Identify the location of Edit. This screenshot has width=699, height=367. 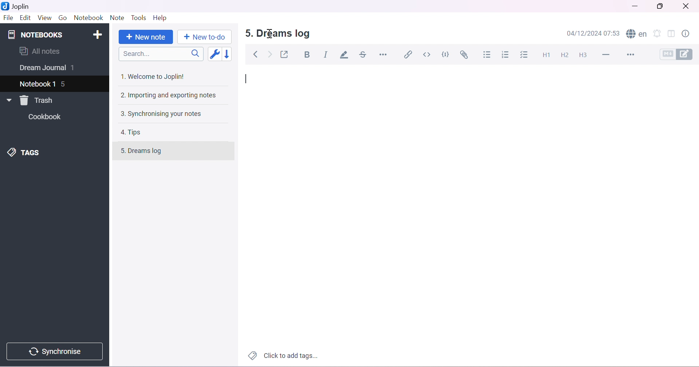
(25, 18).